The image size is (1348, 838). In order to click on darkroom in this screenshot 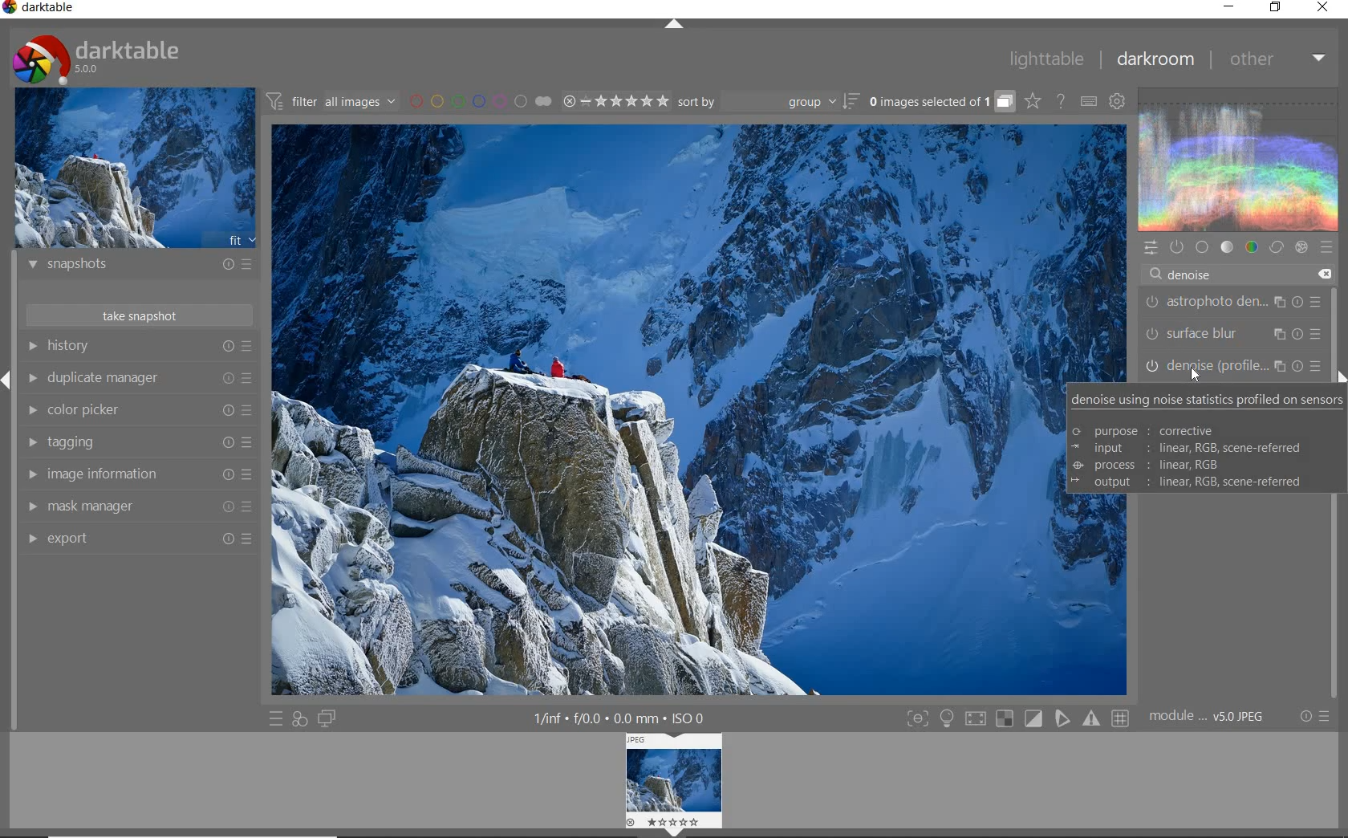, I will do `click(1155, 59)`.